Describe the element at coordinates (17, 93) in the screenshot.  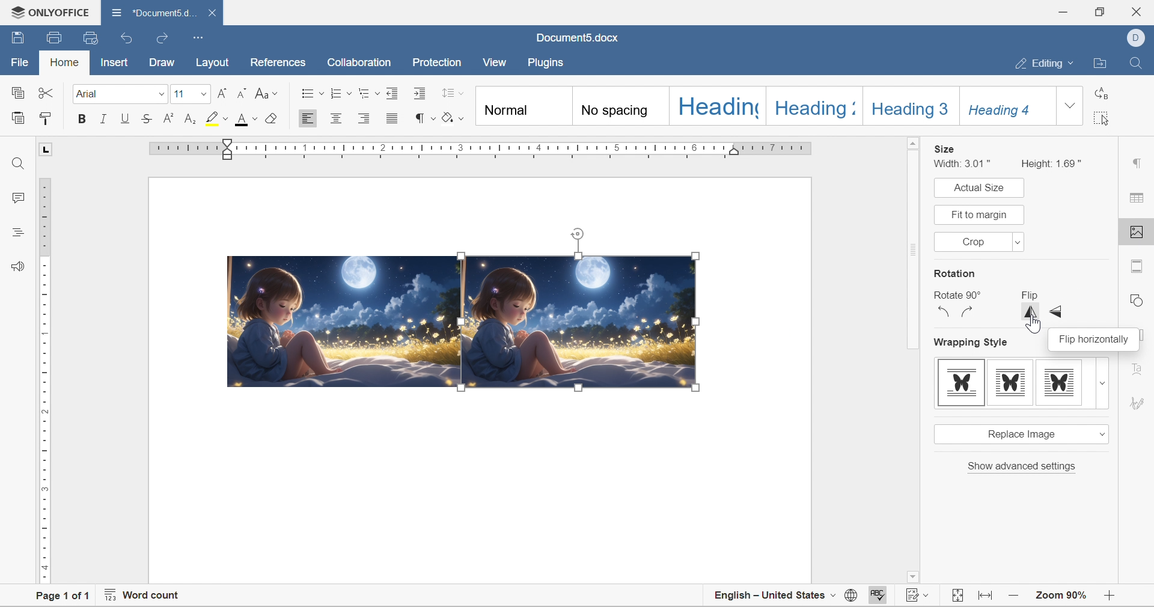
I see `copy` at that location.